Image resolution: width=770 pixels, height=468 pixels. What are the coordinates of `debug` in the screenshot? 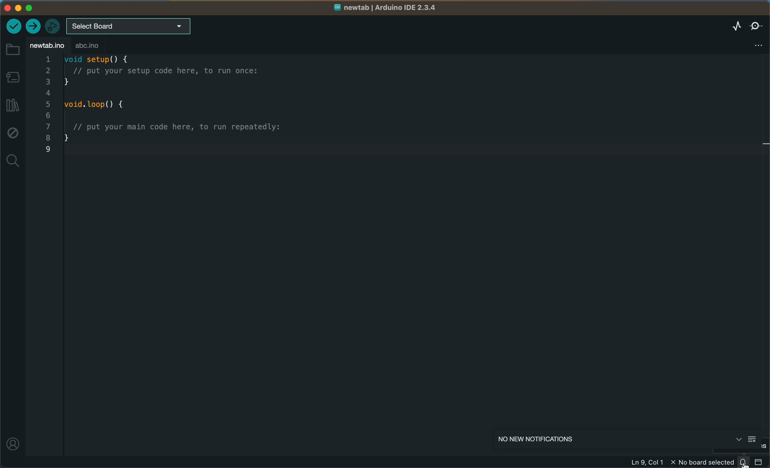 It's located at (12, 135).